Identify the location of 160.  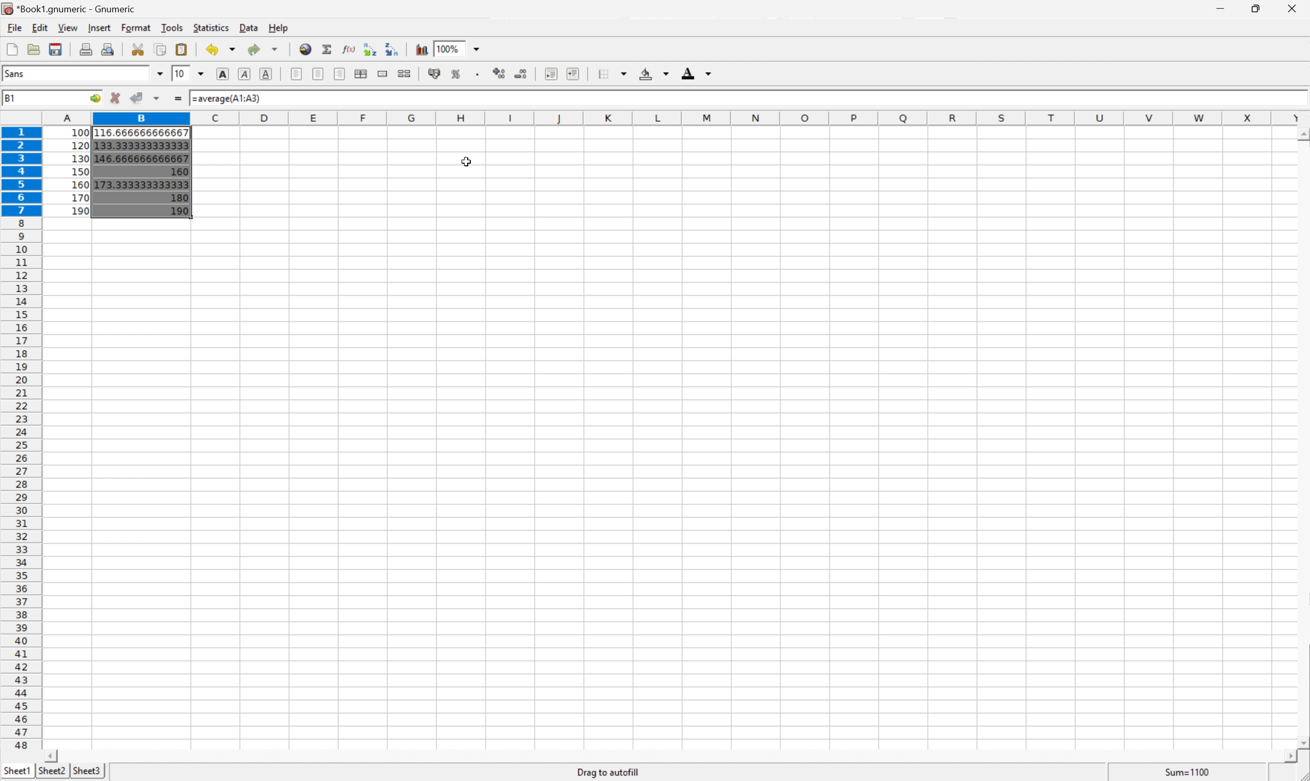
(81, 183).